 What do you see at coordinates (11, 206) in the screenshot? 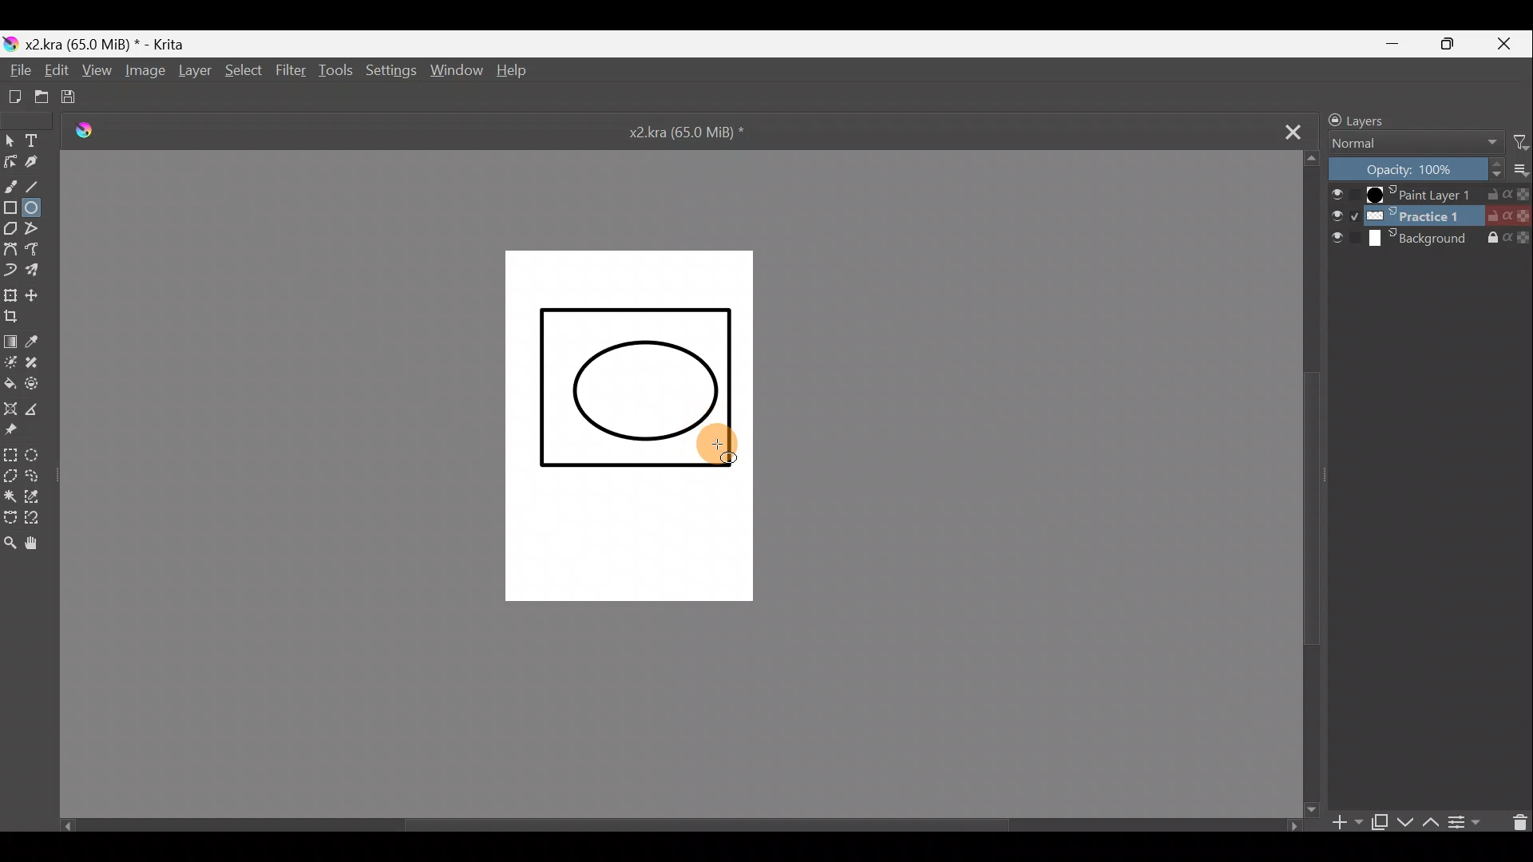
I see `Rectangle tool` at bounding box center [11, 206].